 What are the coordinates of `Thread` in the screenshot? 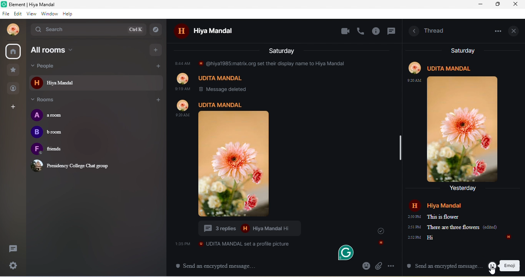 It's located at (434, 31).